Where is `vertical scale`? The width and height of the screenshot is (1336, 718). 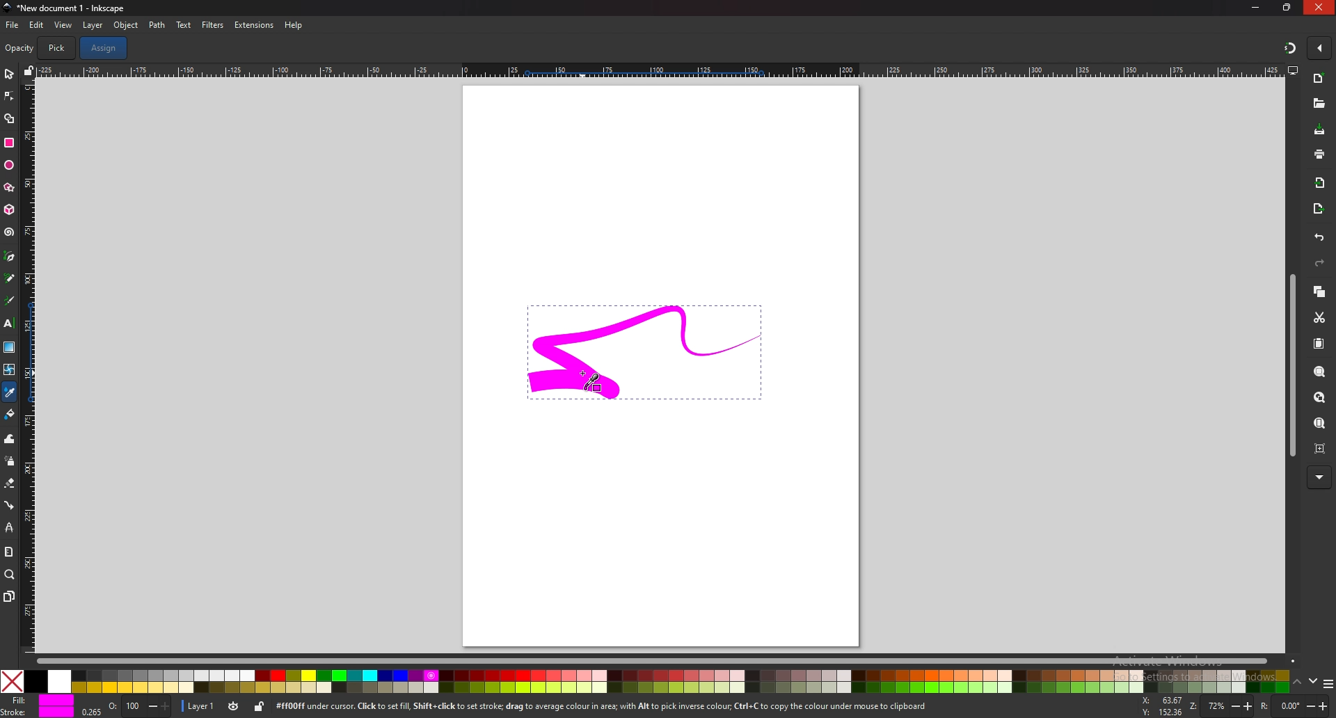 vertical scale is located at coordinates (25, 364).